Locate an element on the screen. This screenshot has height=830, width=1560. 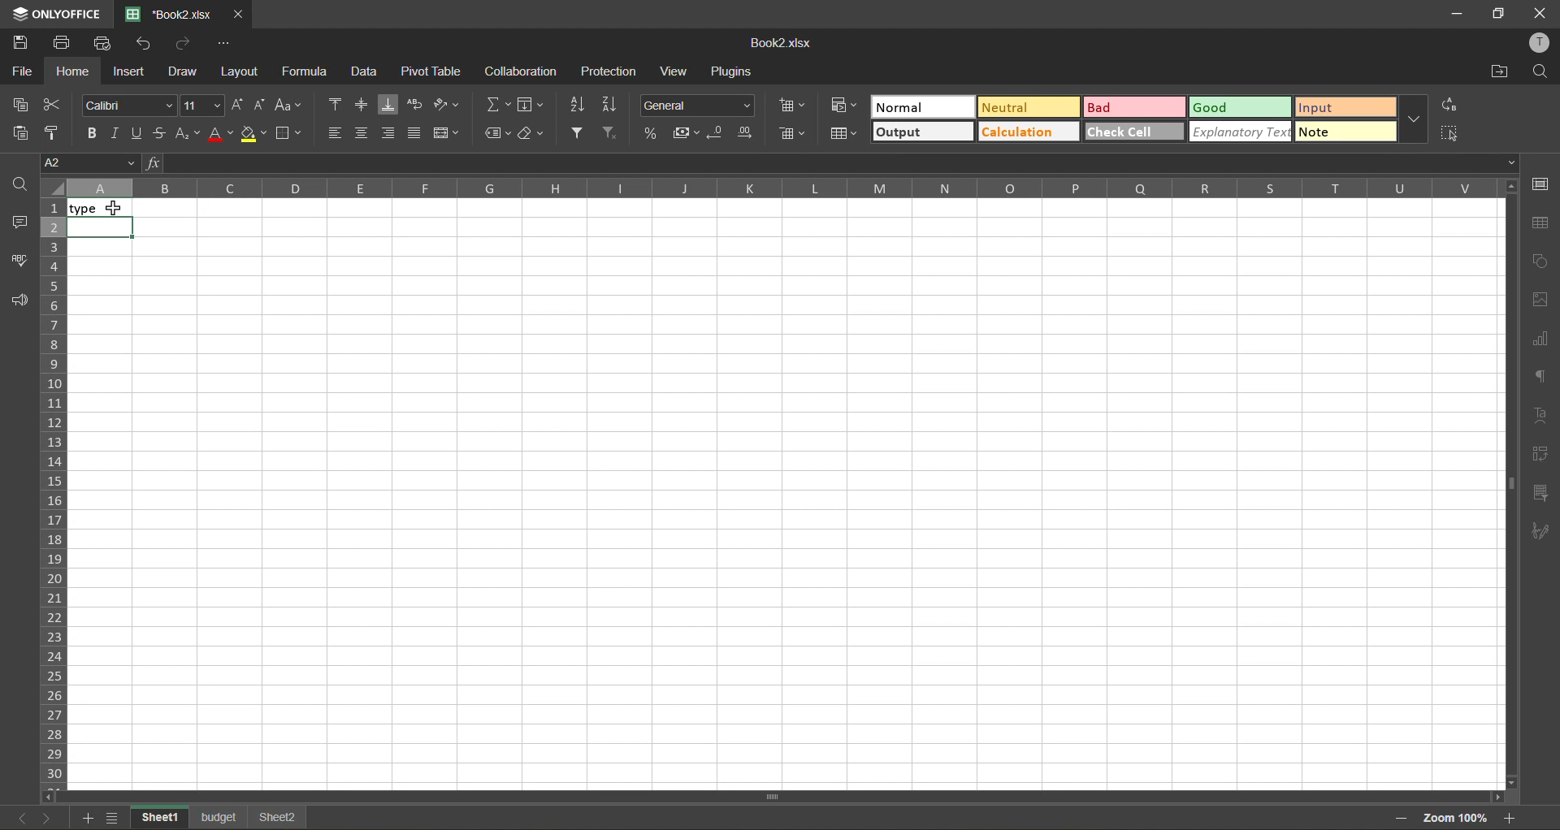
zoom factor is located at coordinates (1454, 819).